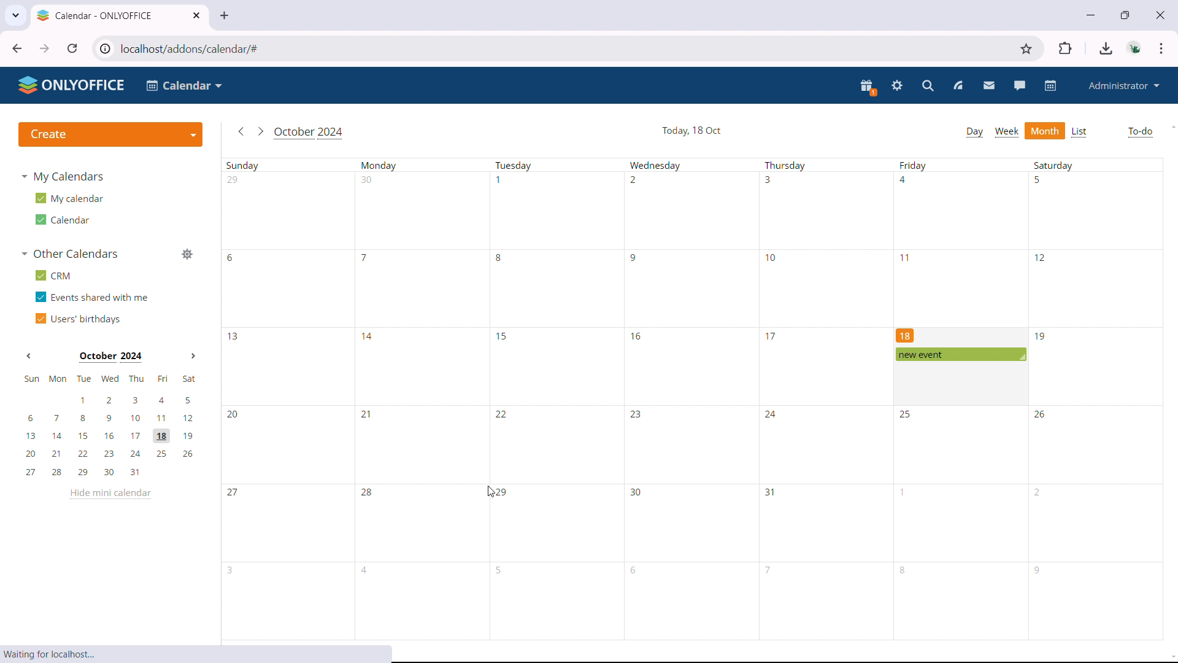 Image resolution: width=1178 pixels, height=663 pixels. Describe the element at coordinates (904, 570) in the screenshot. I see `8` at that location.